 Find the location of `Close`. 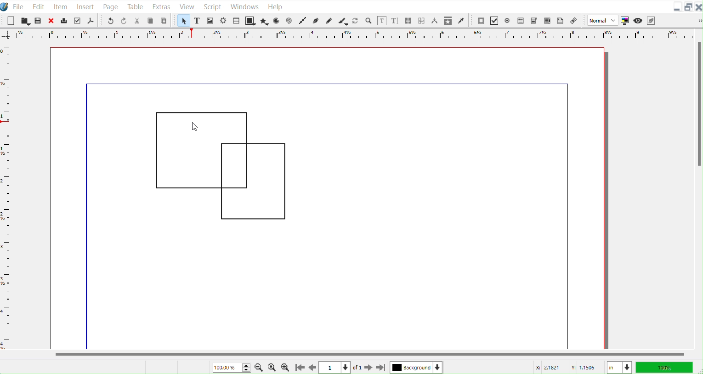

Close is located at coordinates (50, 21).